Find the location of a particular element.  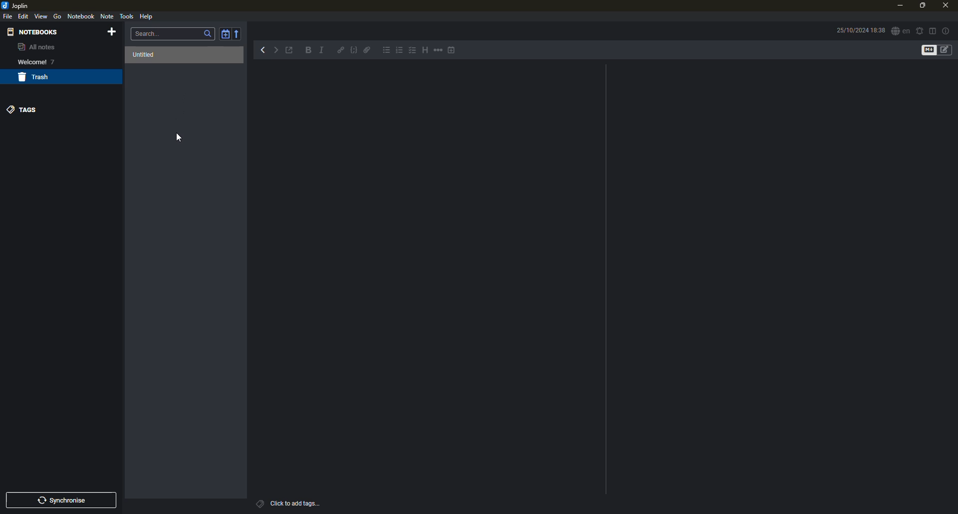

edit is located at coordinates (24, 16).